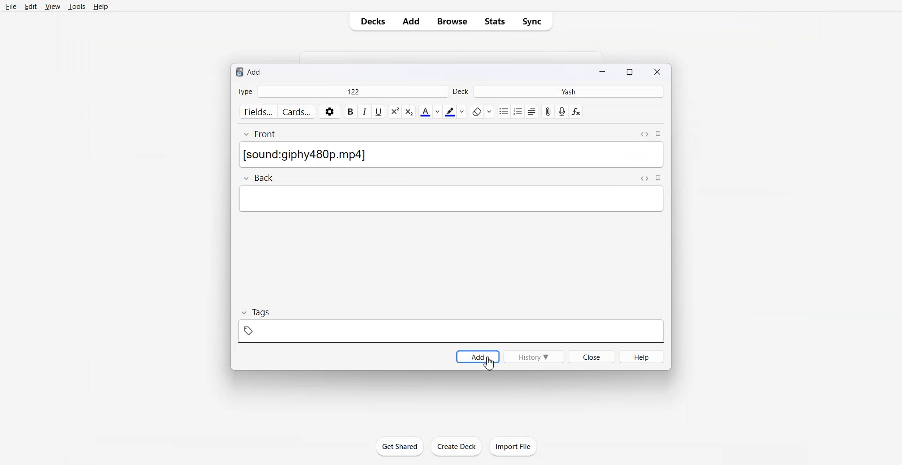 This screenshot has height=465, width=902. Describe the element at coordinates (451, 199) in the screenshot. I see `` at that location.